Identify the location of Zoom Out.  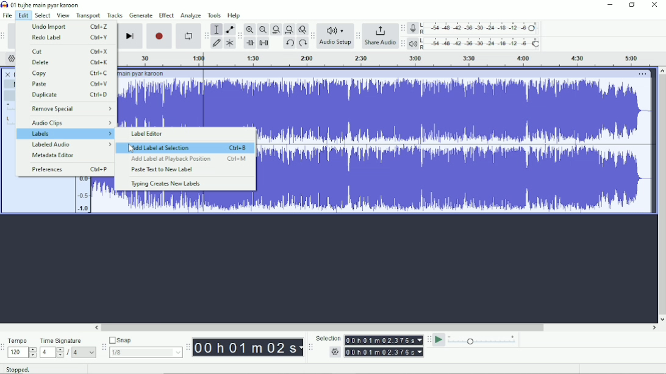
(262, 29).